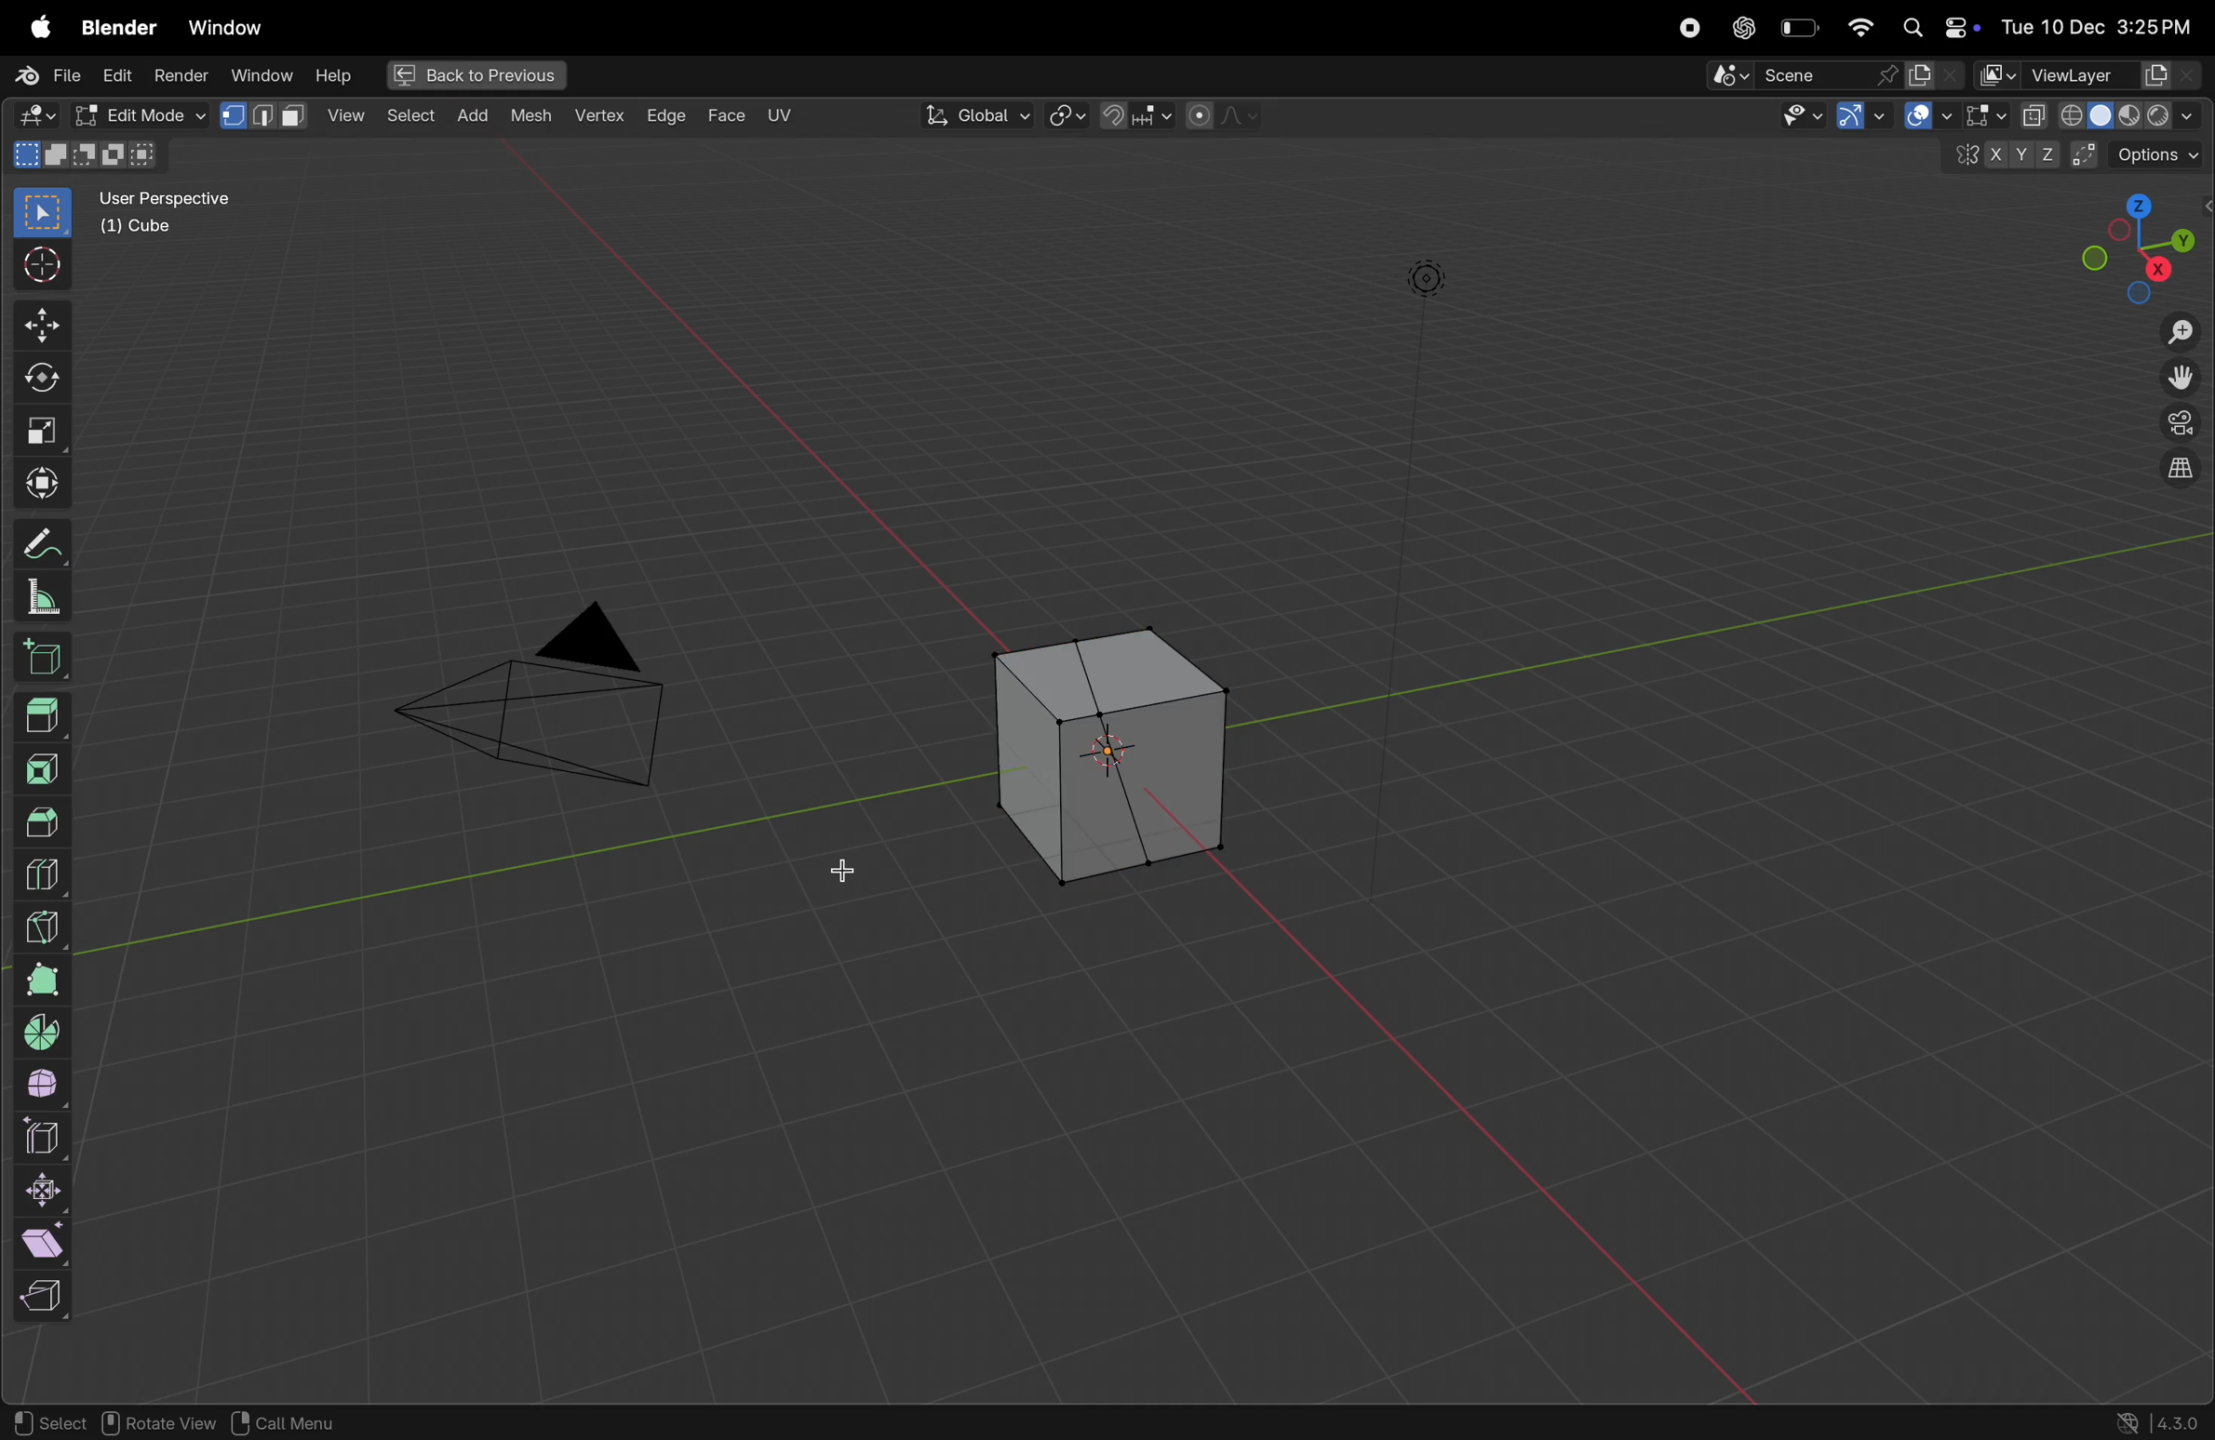 The image size is (2215, 1440). What do you see at coordinates (31, 116) in the screenshot?
I see `editor type` at bounding box center [31, 116].